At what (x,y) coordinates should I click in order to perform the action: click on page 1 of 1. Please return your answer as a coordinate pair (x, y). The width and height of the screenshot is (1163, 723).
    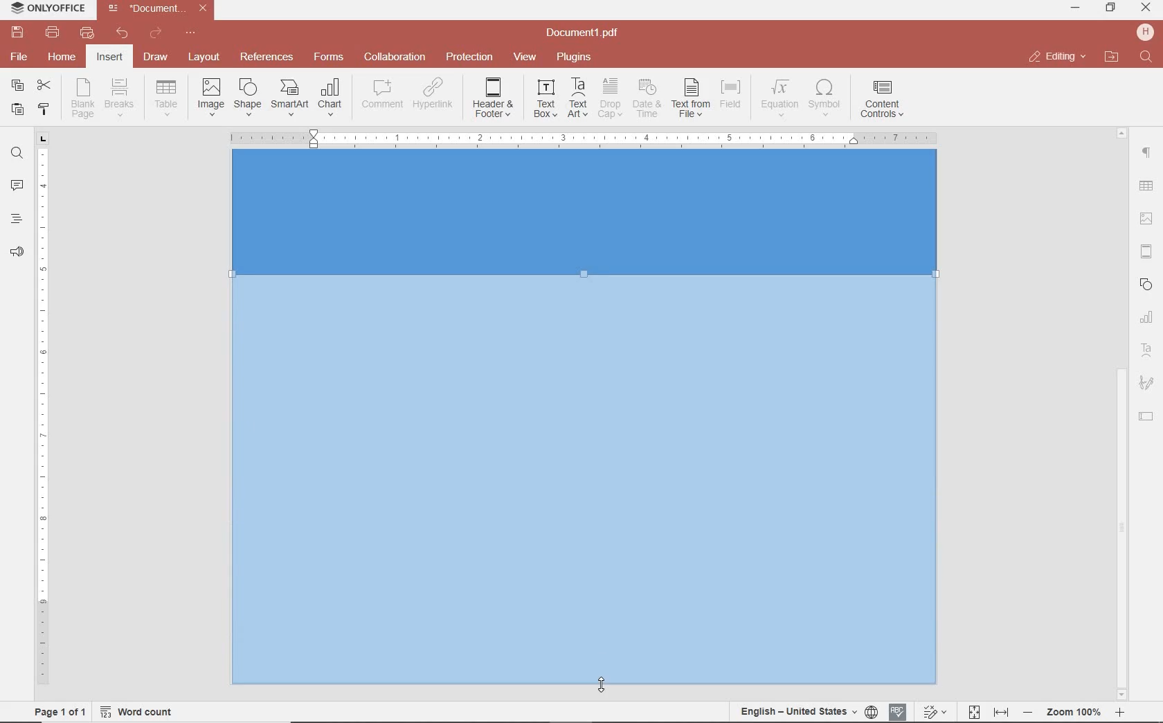
    Looking at the image, I should click on (57, 711).